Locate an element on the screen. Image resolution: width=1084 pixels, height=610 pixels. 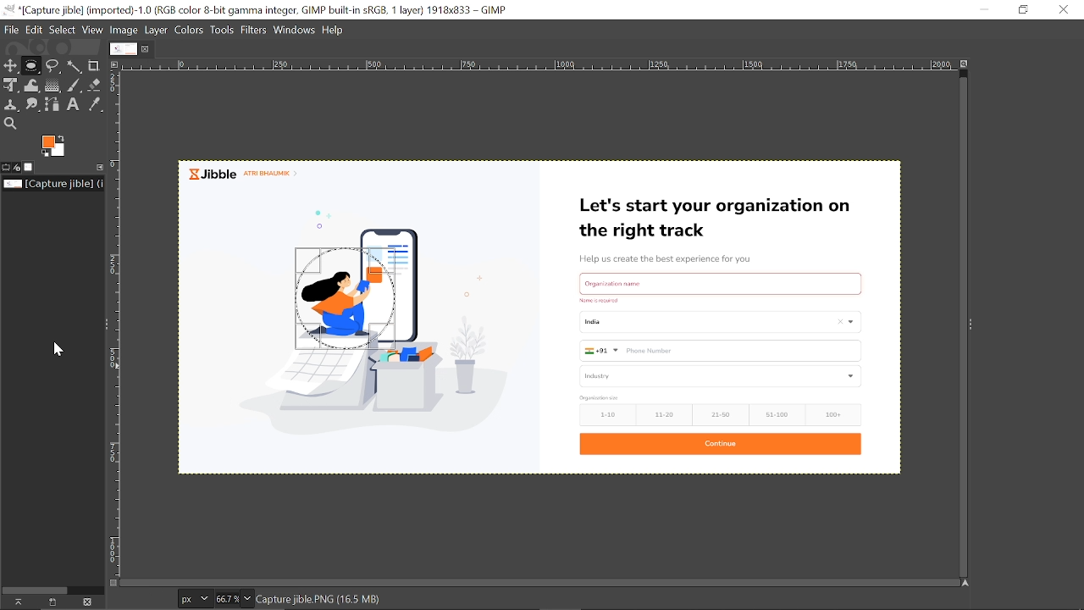
Zoom options is located at coordinates (246, 596).